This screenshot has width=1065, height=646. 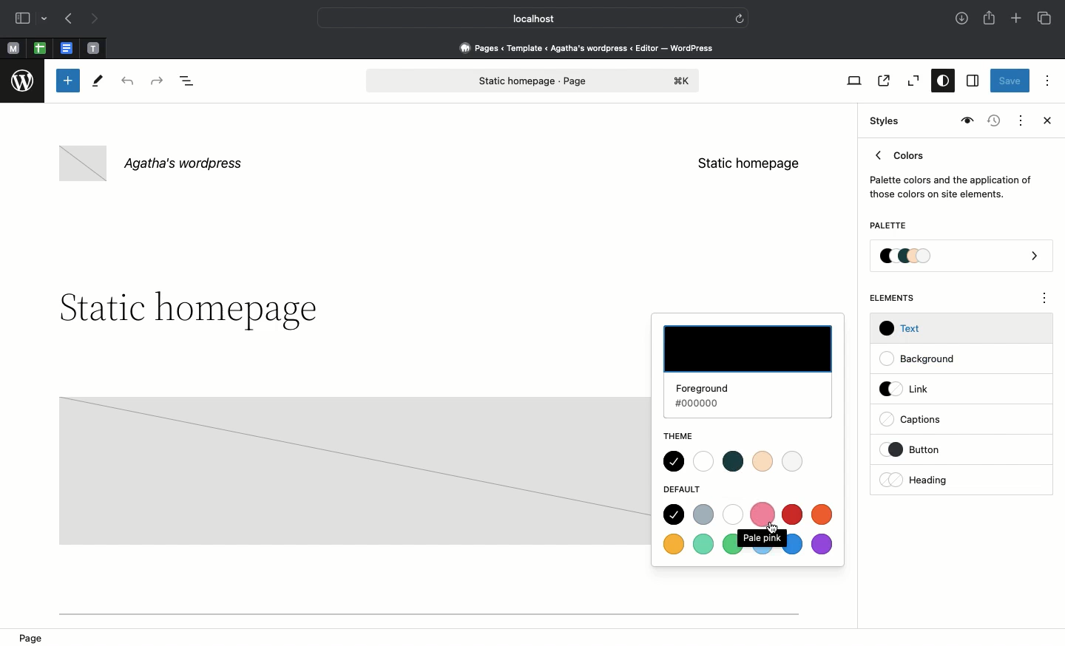 I want to click on Document overview, so click(x=190, y=82).